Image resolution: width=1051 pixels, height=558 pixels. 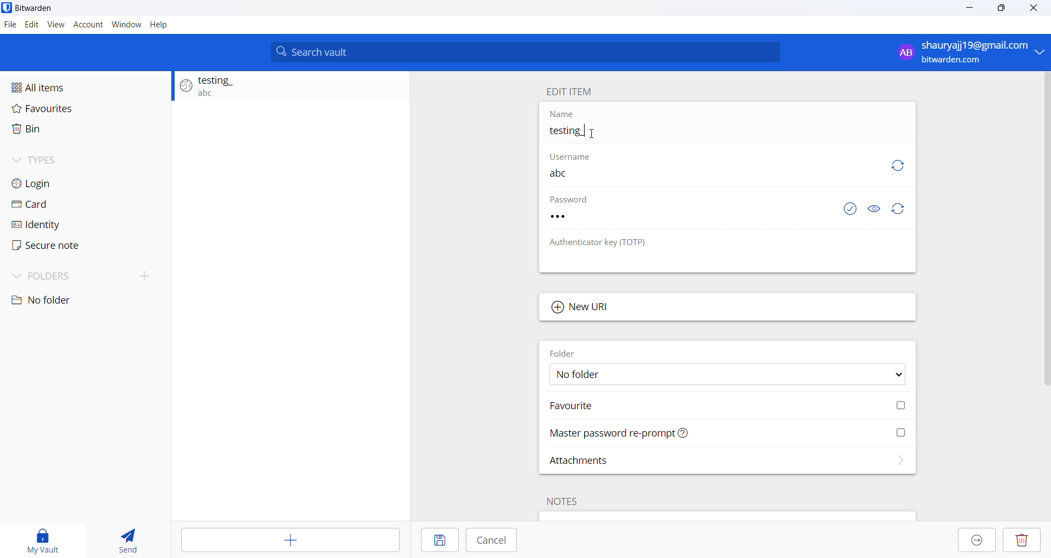 I want to click on send, so click(x=129, y=538).